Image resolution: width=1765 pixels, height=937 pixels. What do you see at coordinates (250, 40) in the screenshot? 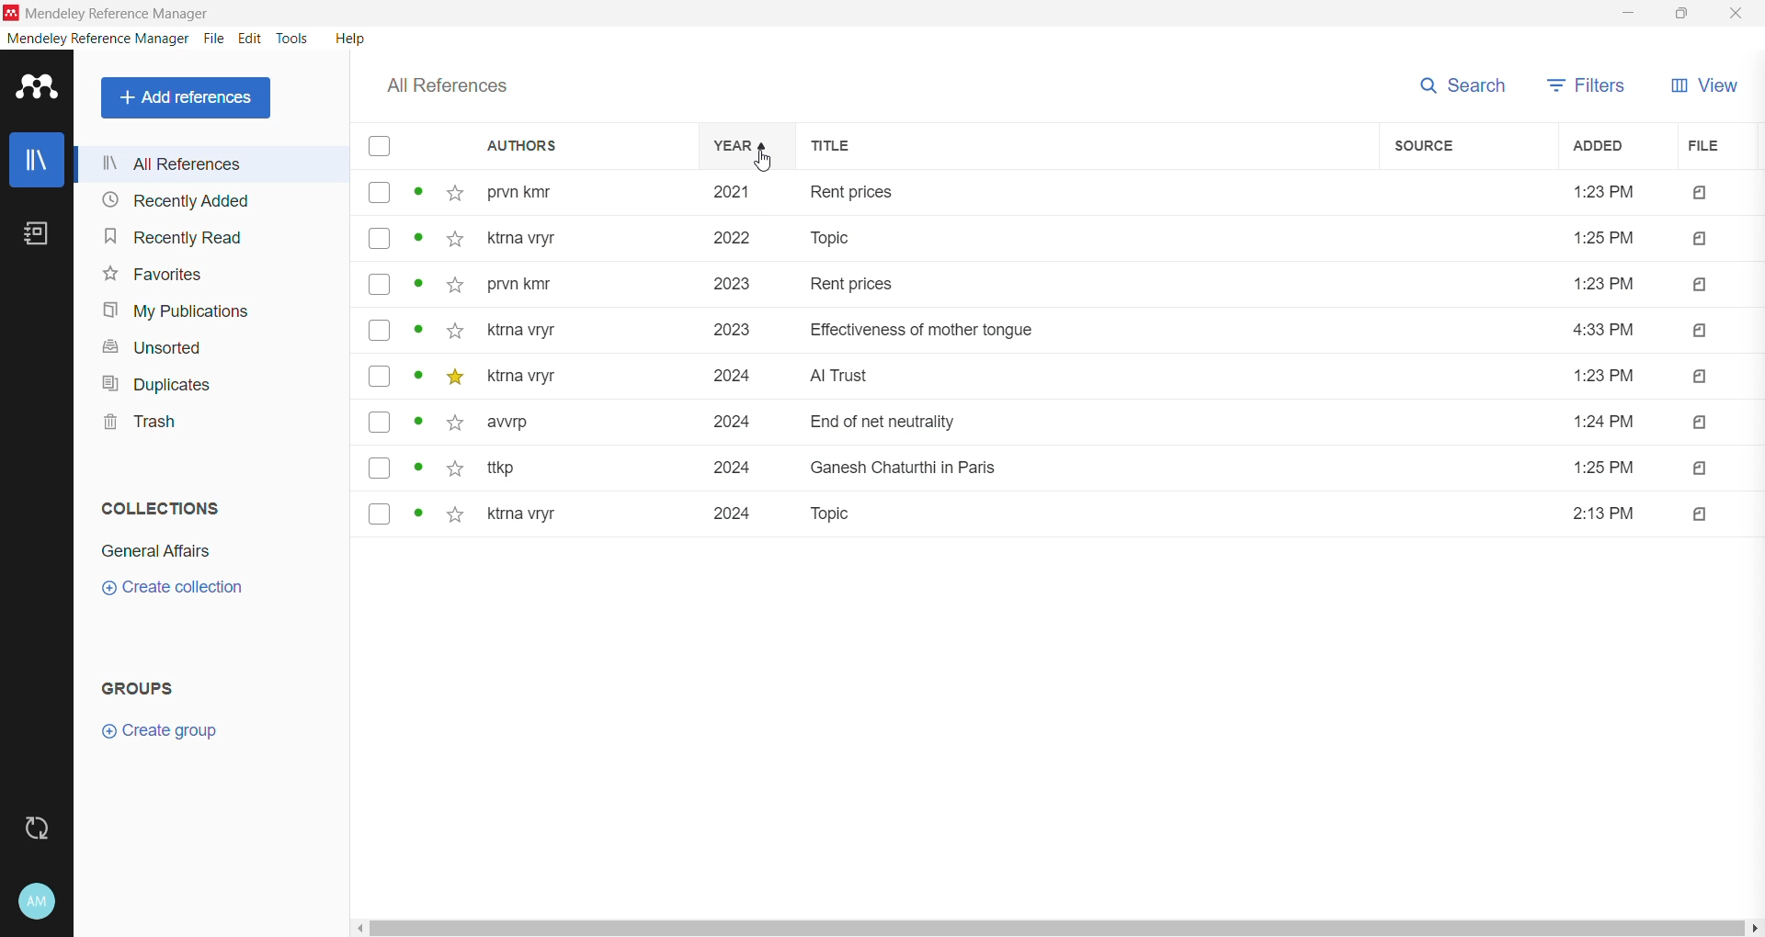
I see `Edit` at bounding box center [250, 40].